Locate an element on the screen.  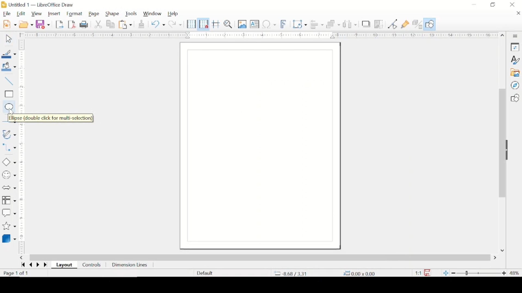
this document has been modified is located at coordinates (424, 272).